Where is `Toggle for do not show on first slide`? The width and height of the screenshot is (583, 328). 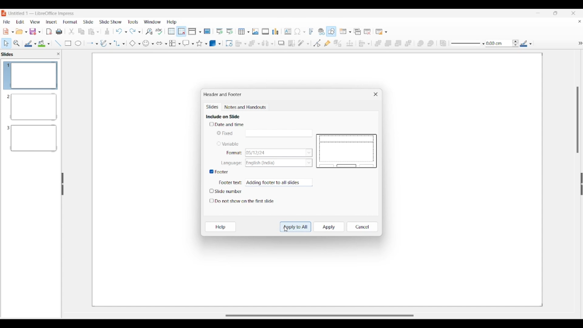 Toggle for do not show on first slide is located at coordinates (242, 201).